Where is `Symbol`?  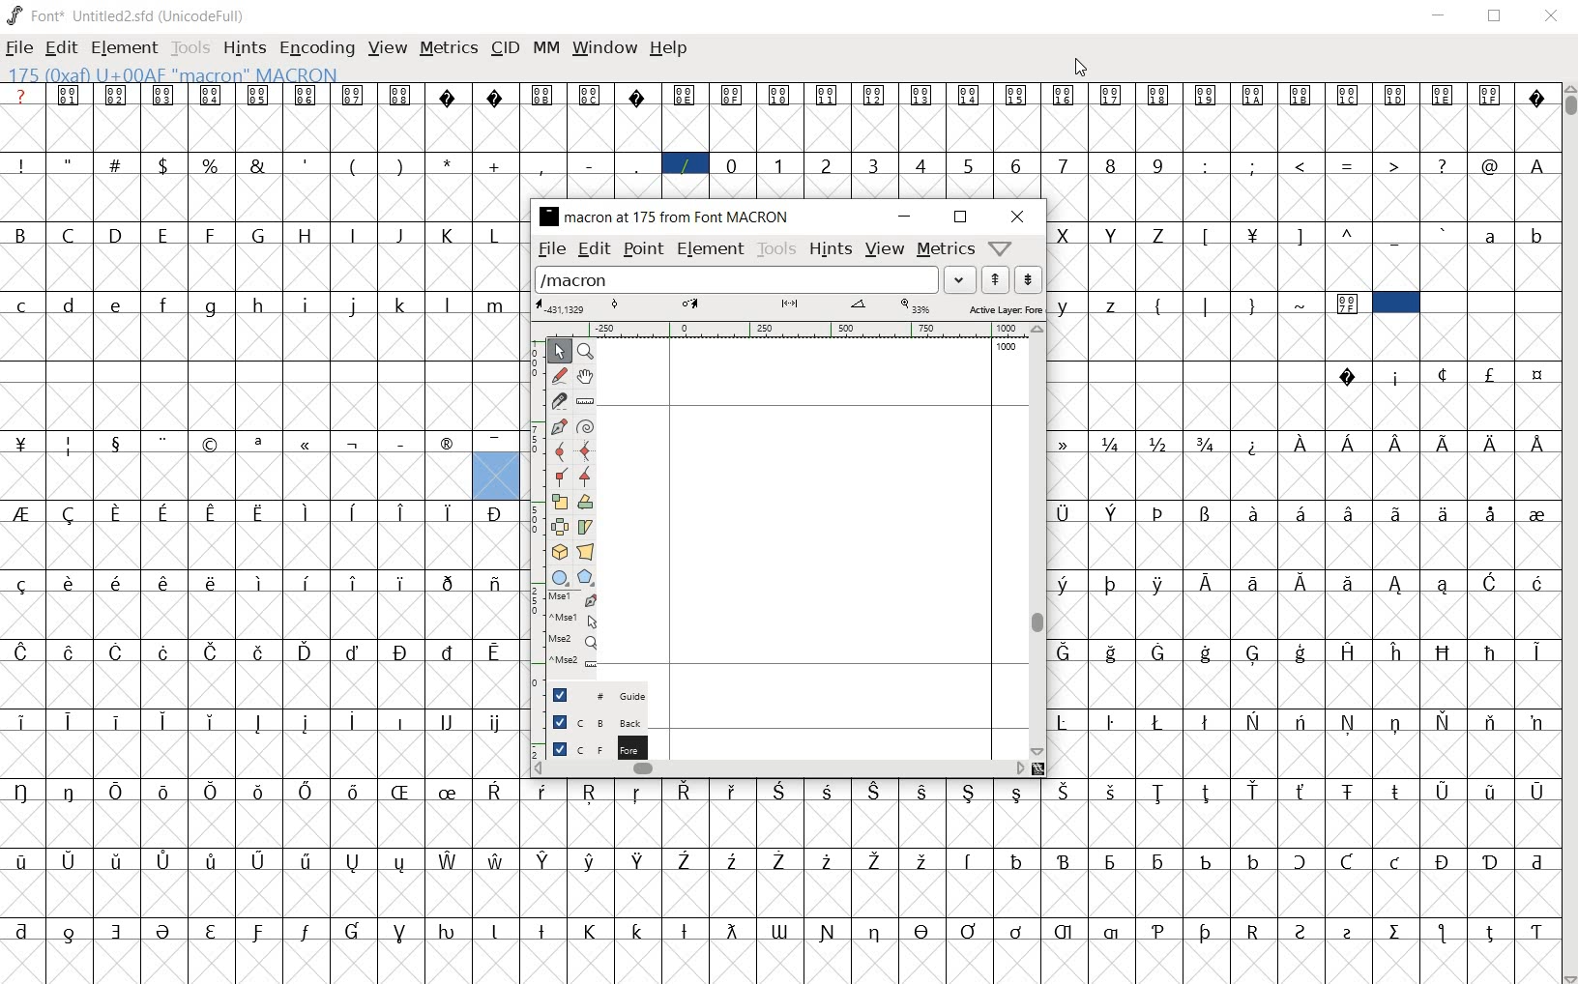 Symbol is located at coordinates (500, 791).